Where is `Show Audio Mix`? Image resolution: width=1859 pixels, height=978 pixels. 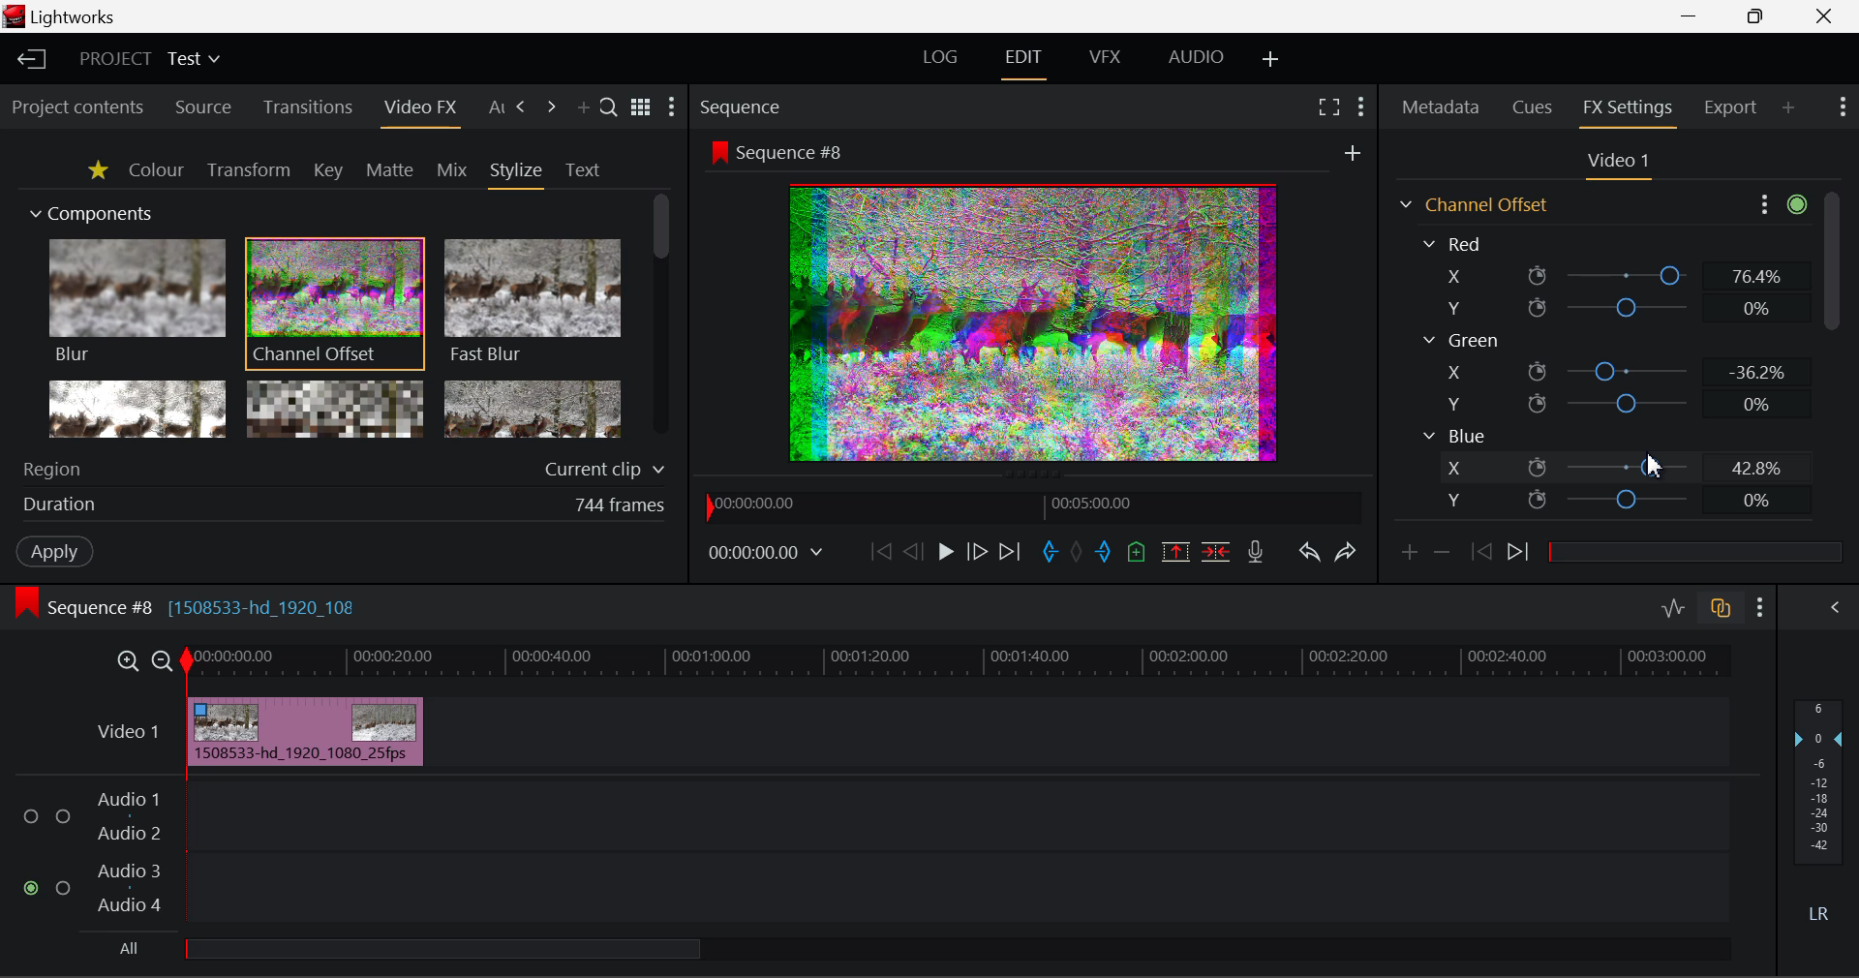 Show Audio Mix is located at coordinates (1824, 608).